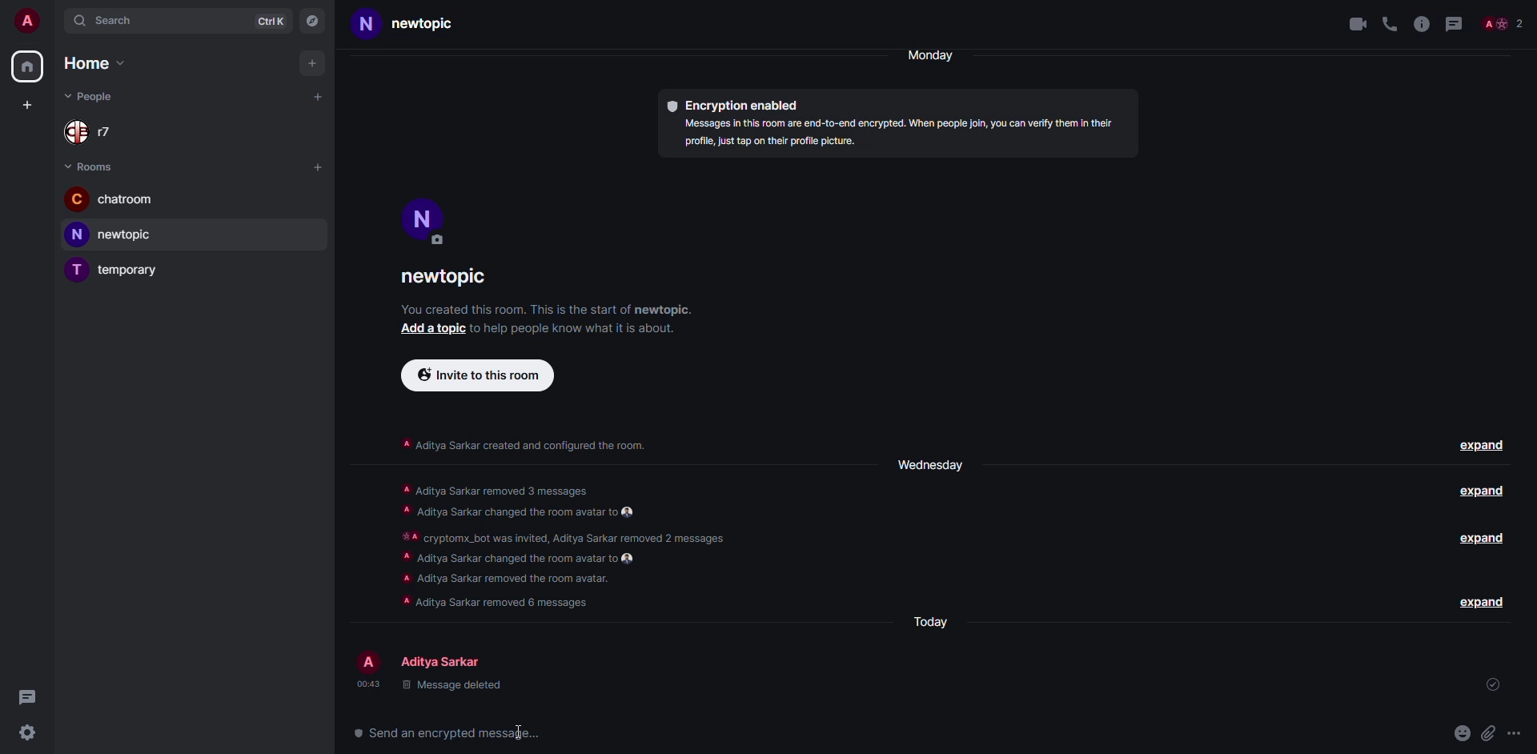 The height and width of the screenshot is (754, 1537). Describe the element at coordinates (445, 663) in the screenshot. I see `people` at that location.